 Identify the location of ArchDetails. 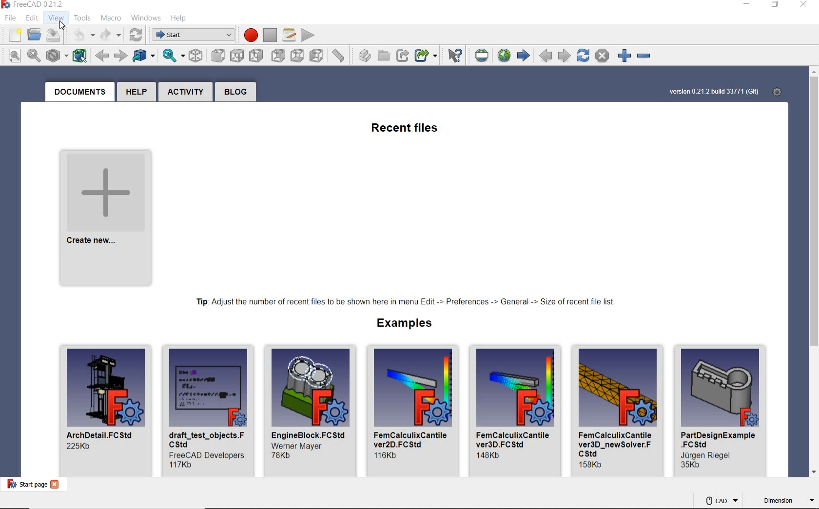
(104, 411).